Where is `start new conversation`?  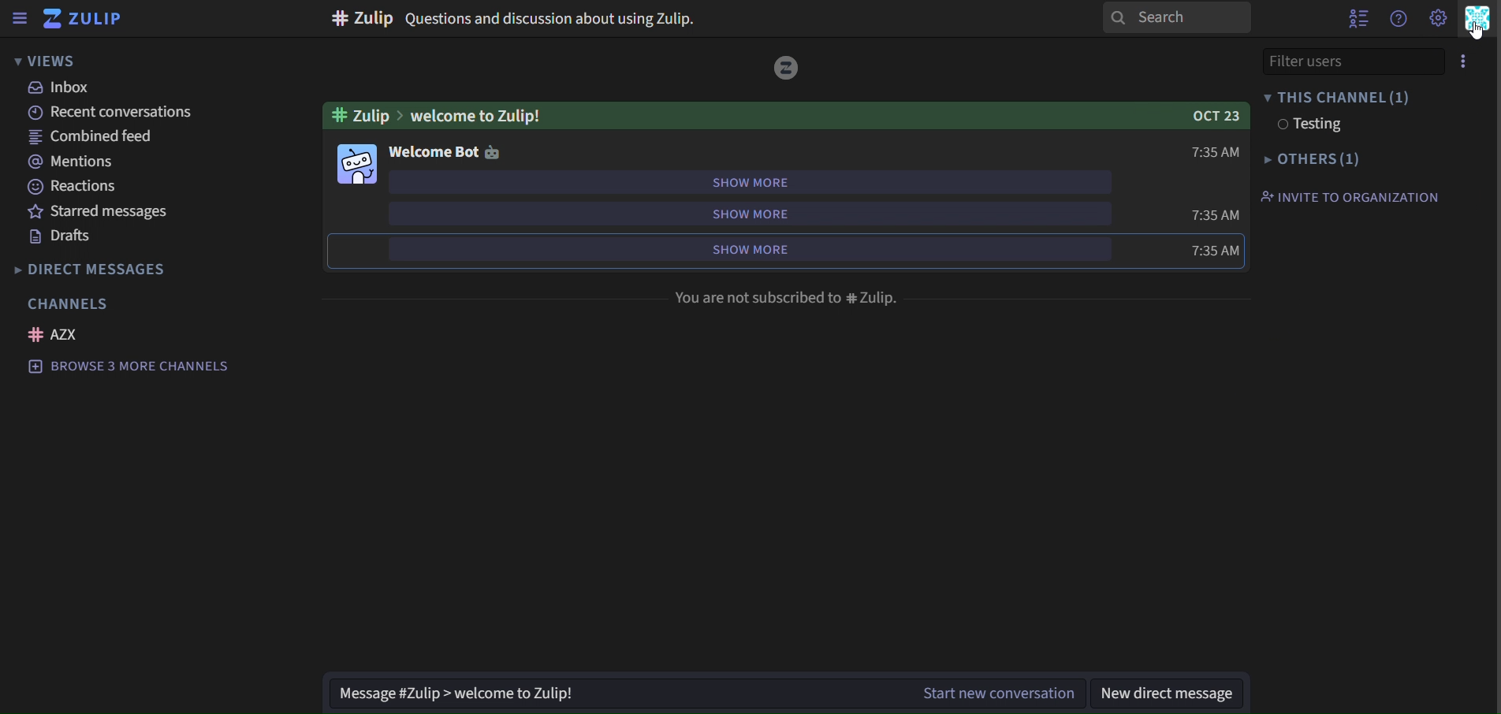
start new conversation is located at coordinates (993, 692).